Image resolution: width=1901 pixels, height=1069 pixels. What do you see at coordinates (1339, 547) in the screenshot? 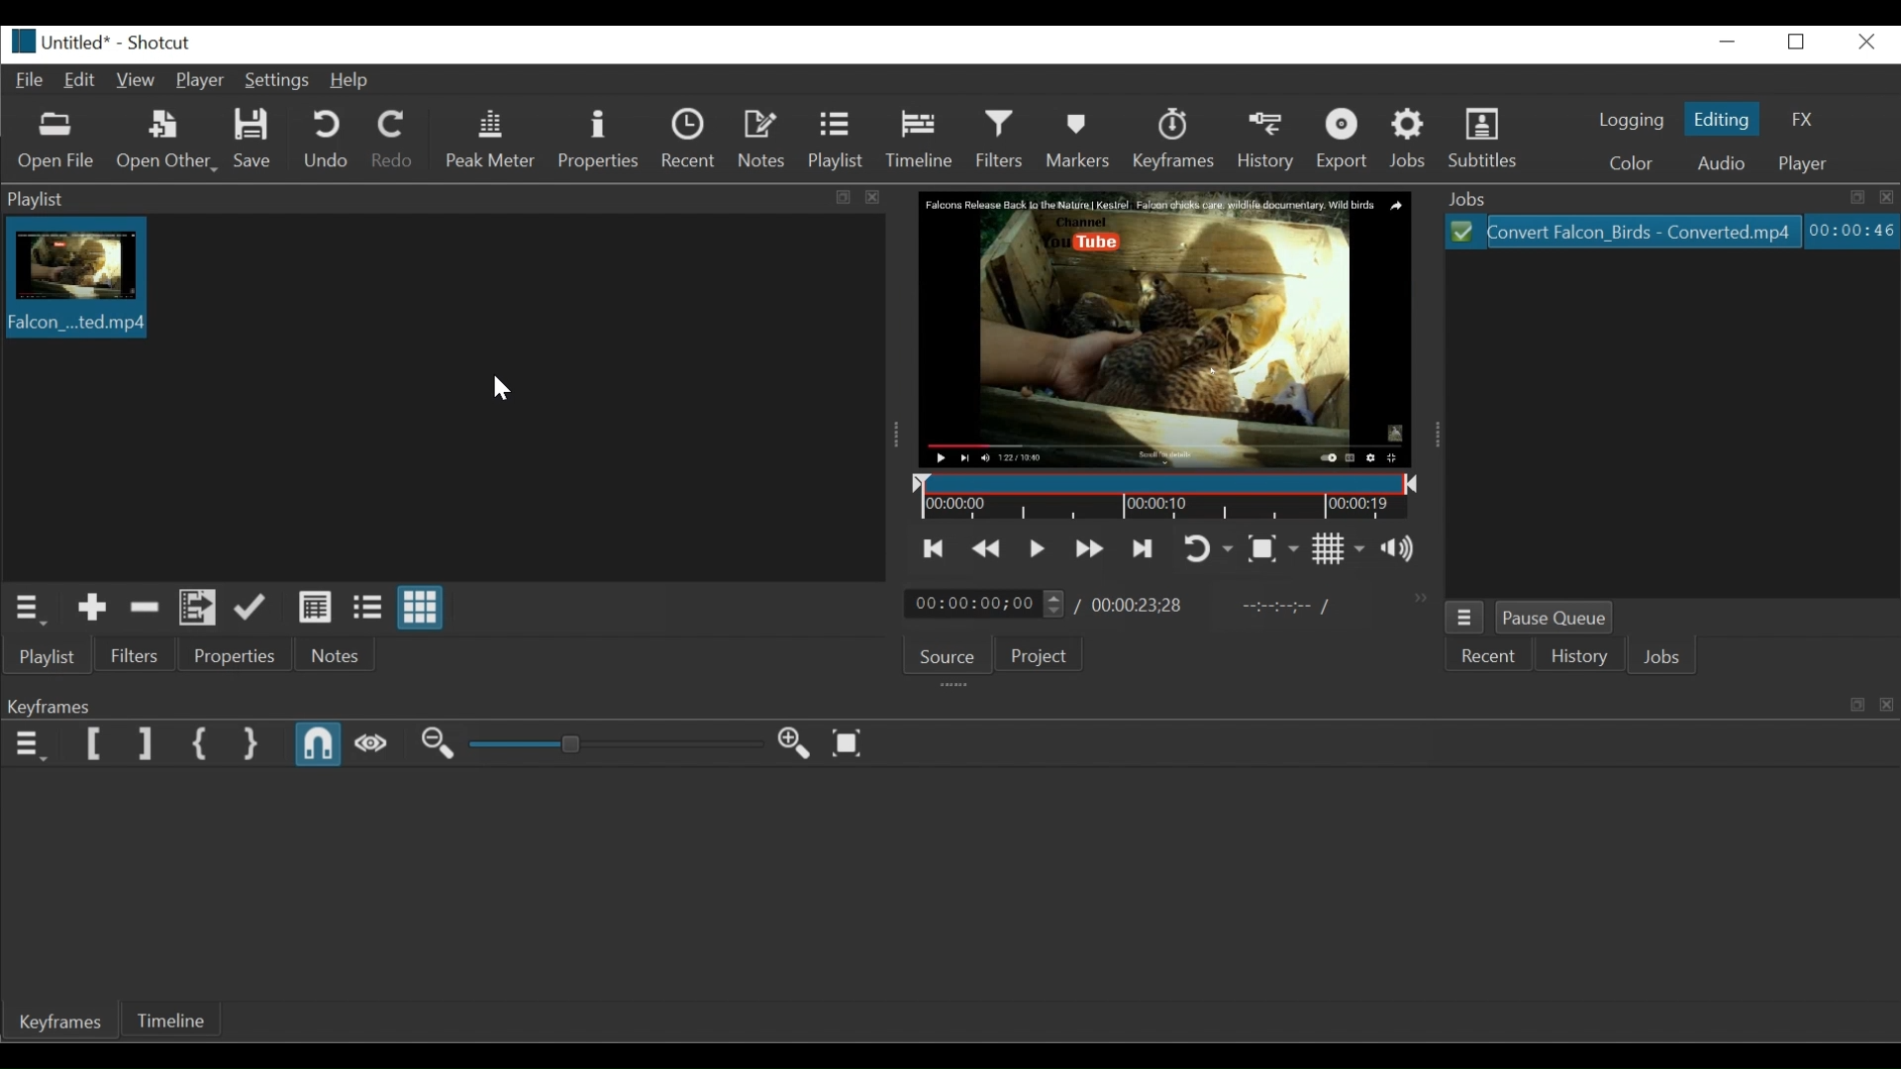
I see `Toggle grid display on the player` at bounding box center [1339, 547].